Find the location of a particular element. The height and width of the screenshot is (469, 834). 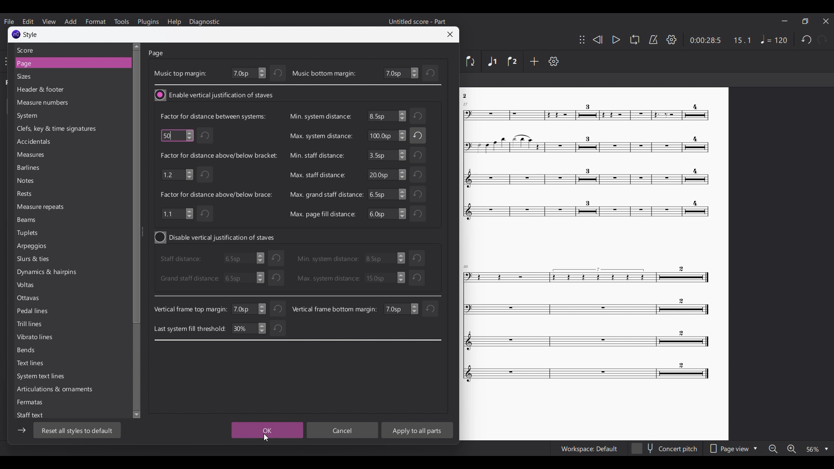

Undo change is located at coordinates (431, 73).